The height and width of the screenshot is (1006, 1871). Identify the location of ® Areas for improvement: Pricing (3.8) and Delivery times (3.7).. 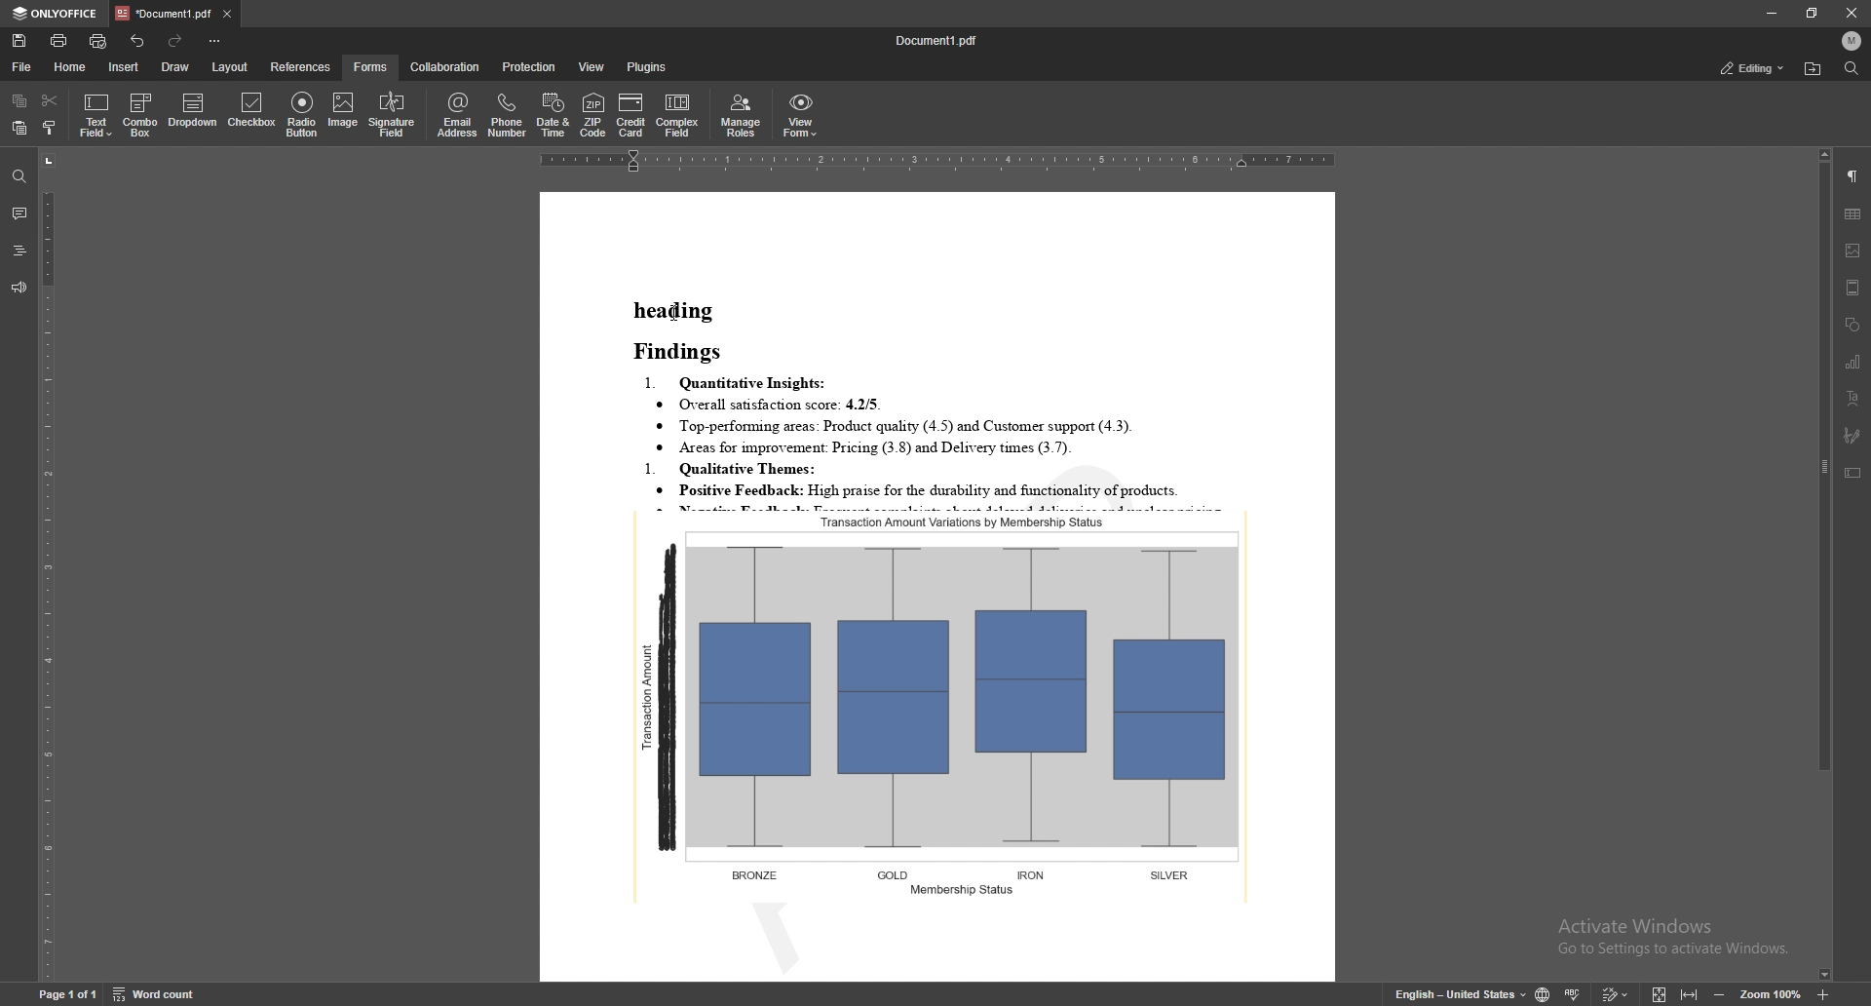
(864, 447).